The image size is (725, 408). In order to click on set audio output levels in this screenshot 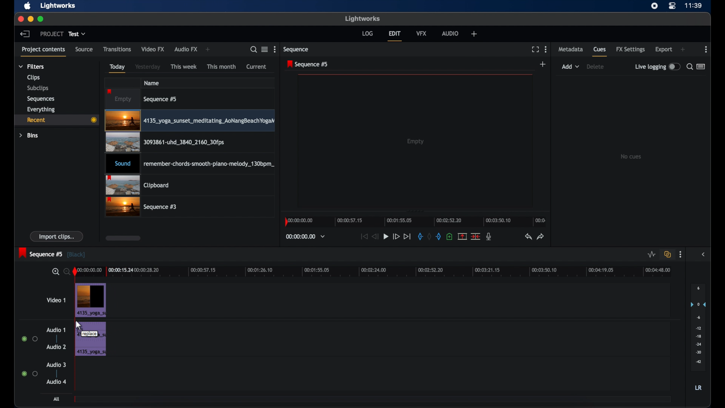, I will do `click(698, 327)`.